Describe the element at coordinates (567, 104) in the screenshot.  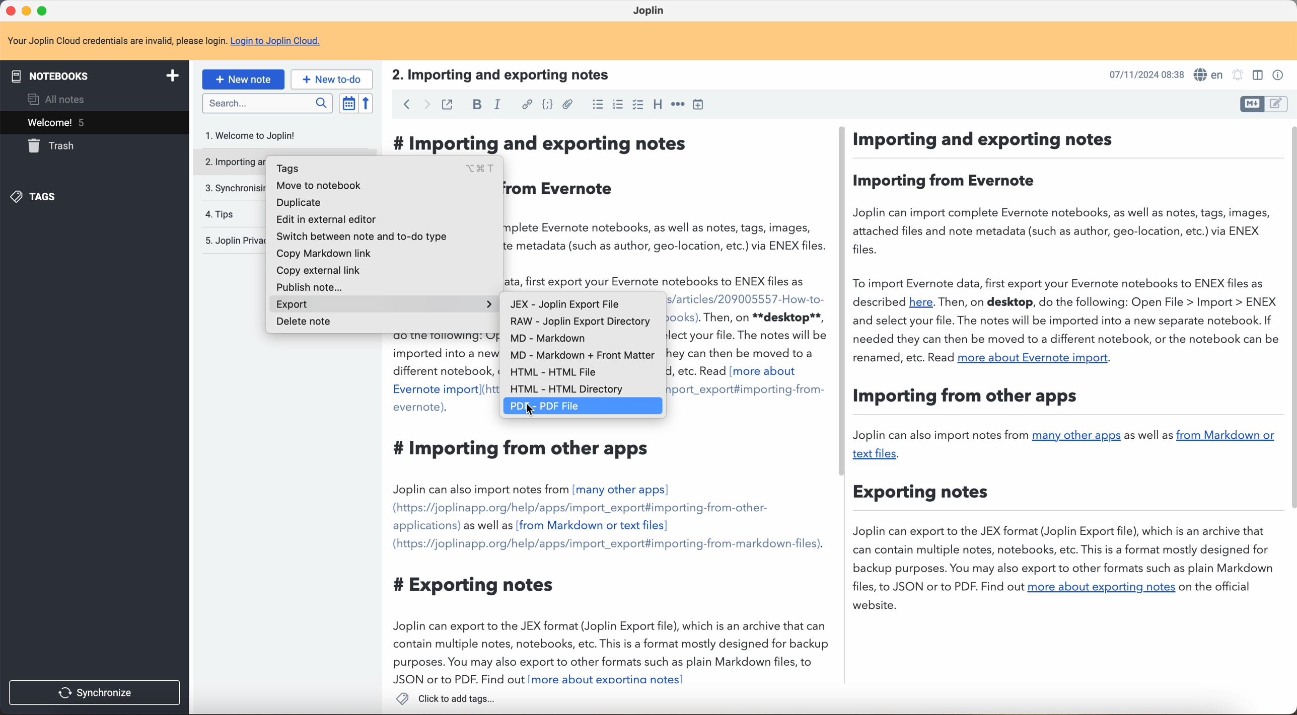
I see `attach file` at that location.